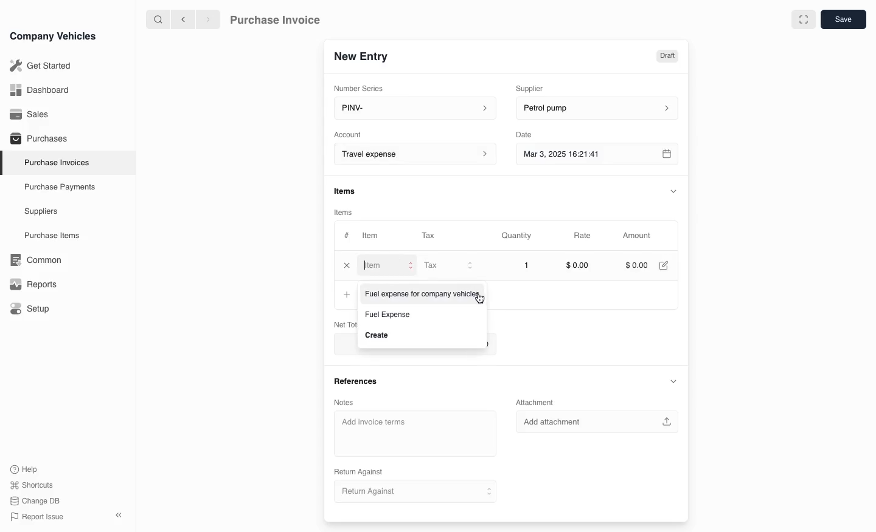 The width and height of the screenshot is (876, 532). What do you see at coordinates (636, 266) in the screenshot?
I see `$000` at bounding box center [636, 266].